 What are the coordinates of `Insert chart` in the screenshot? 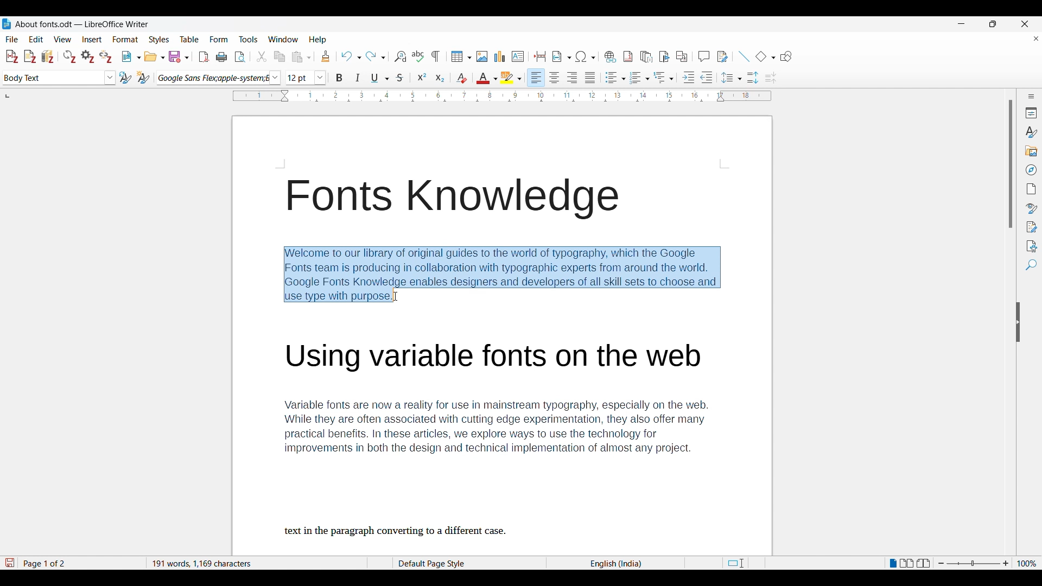 It's located at (500, 56).